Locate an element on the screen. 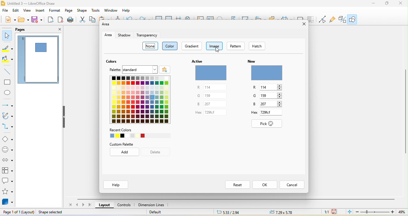 The width and height of the screenshot is (408, 216). default is located at coordinates (164, 212).